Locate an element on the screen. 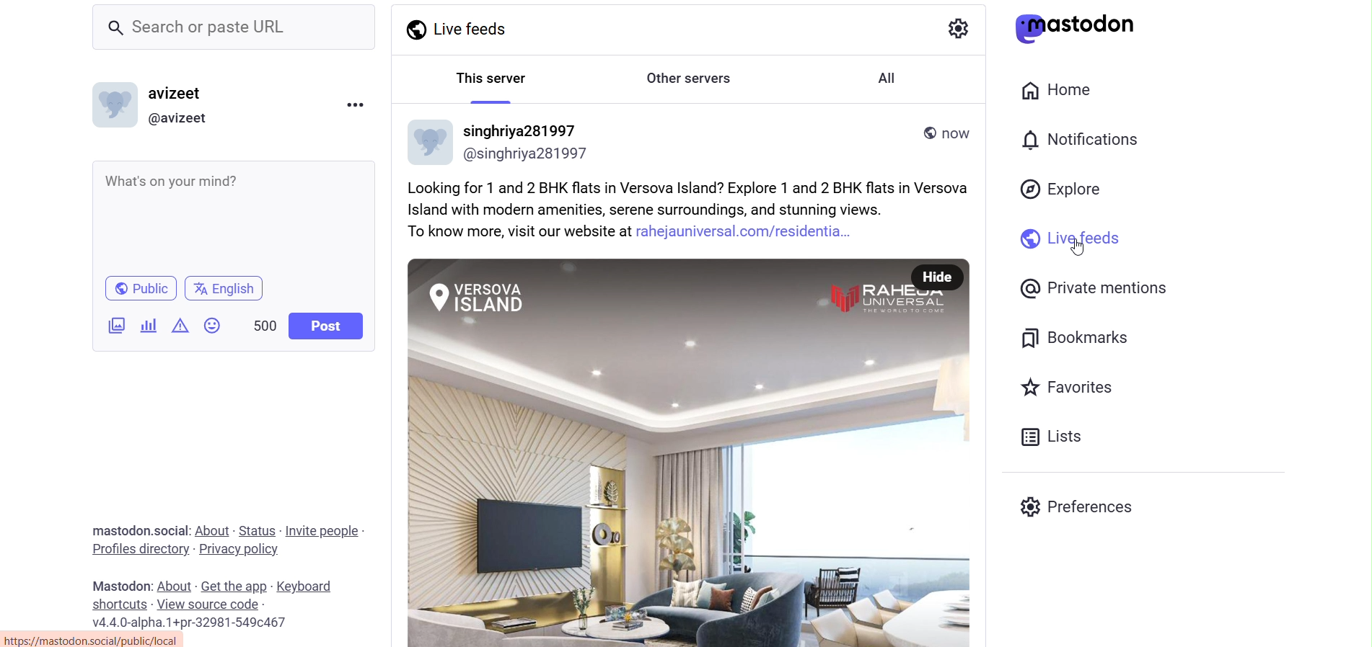 The height and width of the screenshot is (647, 1372). User Profile Picture is located at coordinates (431, 140).